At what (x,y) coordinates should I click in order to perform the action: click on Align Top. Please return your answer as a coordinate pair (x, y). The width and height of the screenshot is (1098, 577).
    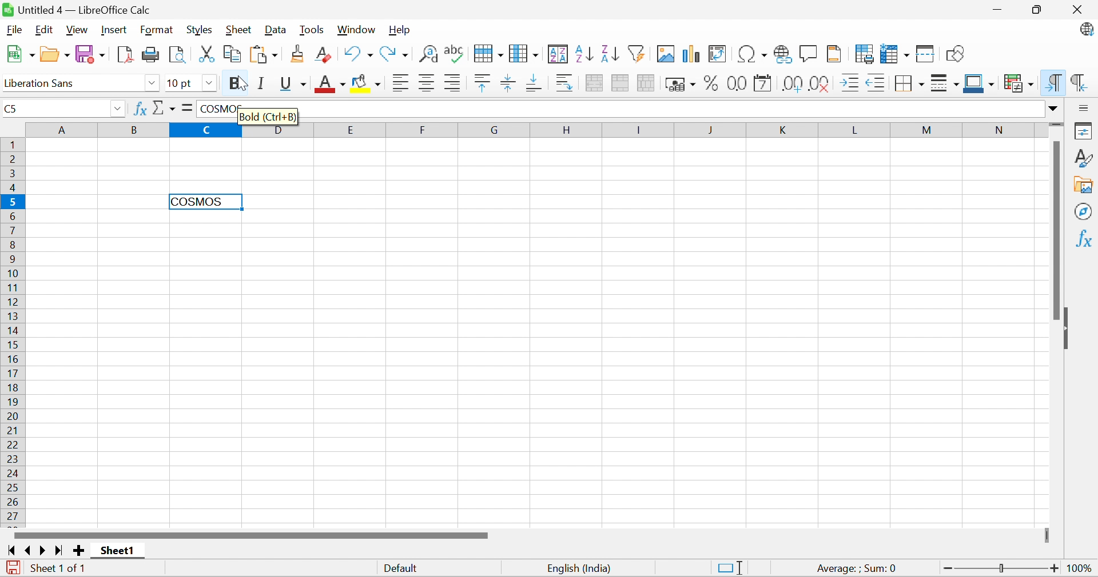
    Looking at the image, I should click on (483, 83).